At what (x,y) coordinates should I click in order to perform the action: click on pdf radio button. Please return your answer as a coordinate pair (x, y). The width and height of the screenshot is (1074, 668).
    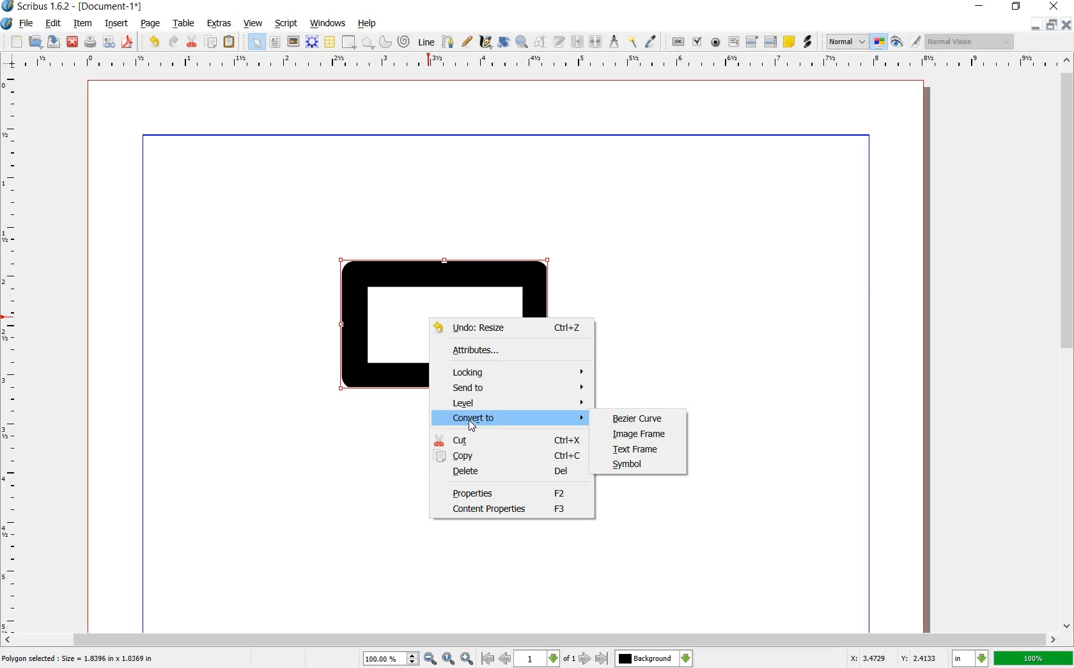
    Looking at the image, I should click on (717, 42).